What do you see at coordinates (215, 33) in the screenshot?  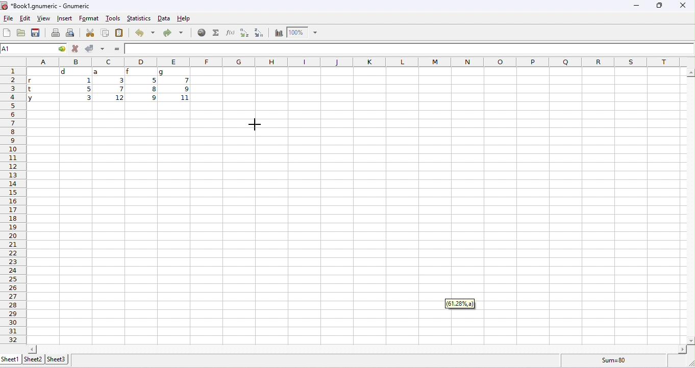 I see `select function` at bounding box center [215, 33].